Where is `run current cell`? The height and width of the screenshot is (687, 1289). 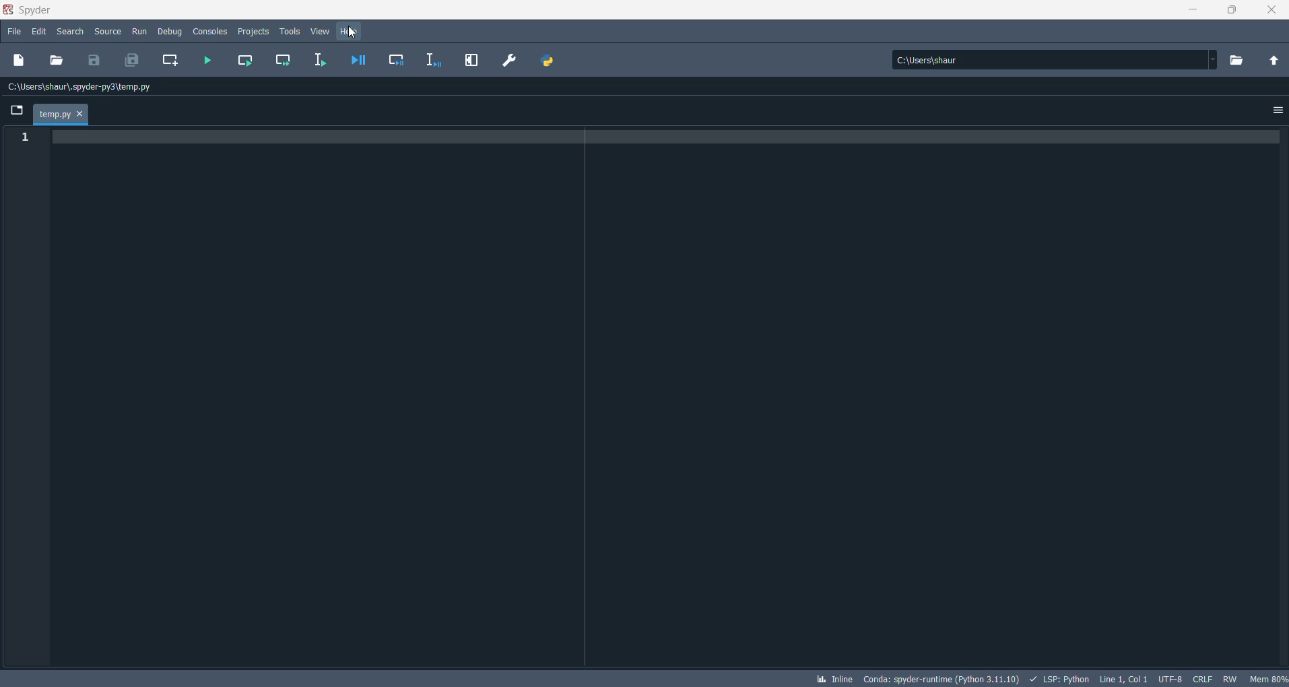 run current cell is located at coordinates (285, 60).